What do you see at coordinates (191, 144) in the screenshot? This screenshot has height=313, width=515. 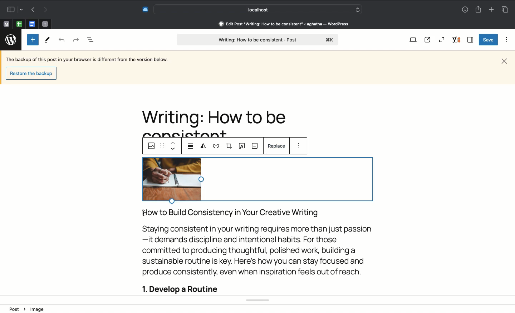 I see `Align` at bounding box center [191, 144].